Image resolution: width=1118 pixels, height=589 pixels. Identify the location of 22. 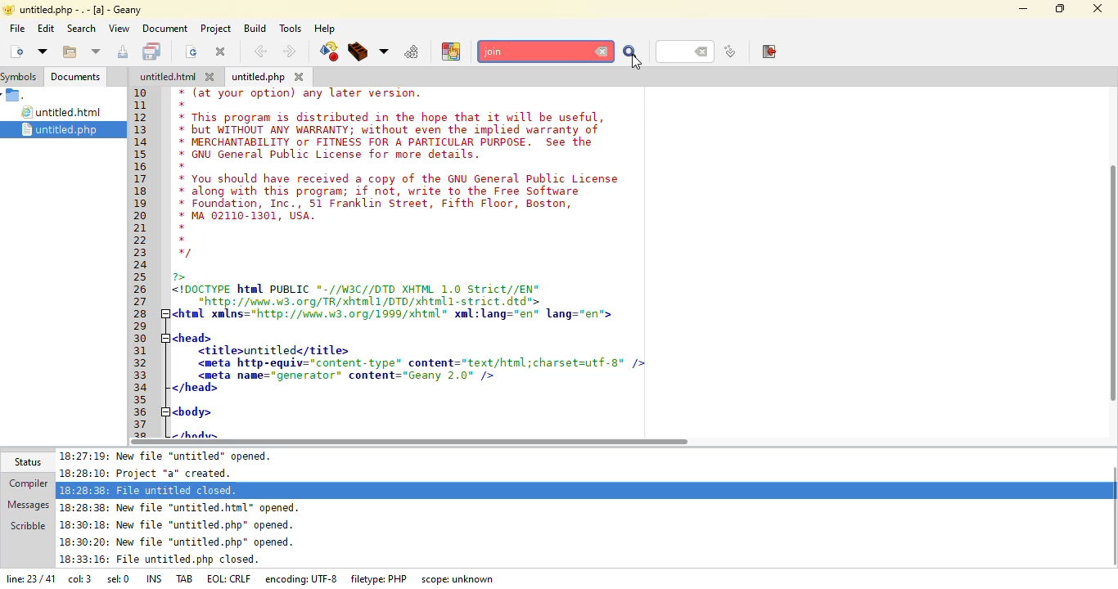
(141, 241).